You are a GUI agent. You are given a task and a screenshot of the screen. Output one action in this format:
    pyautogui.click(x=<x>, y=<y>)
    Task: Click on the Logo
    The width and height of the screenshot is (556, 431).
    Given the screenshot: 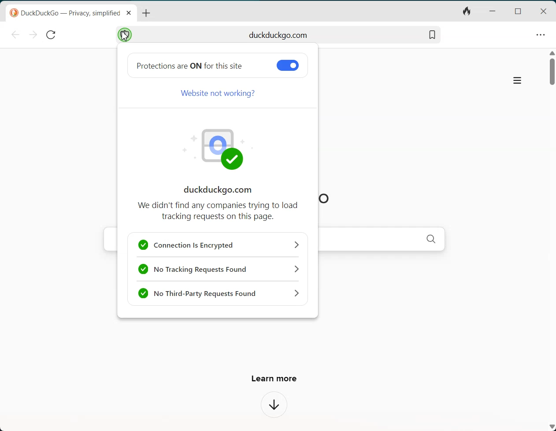 What is the action you would take?
    pyautogui.click(x=220, y=148)
    